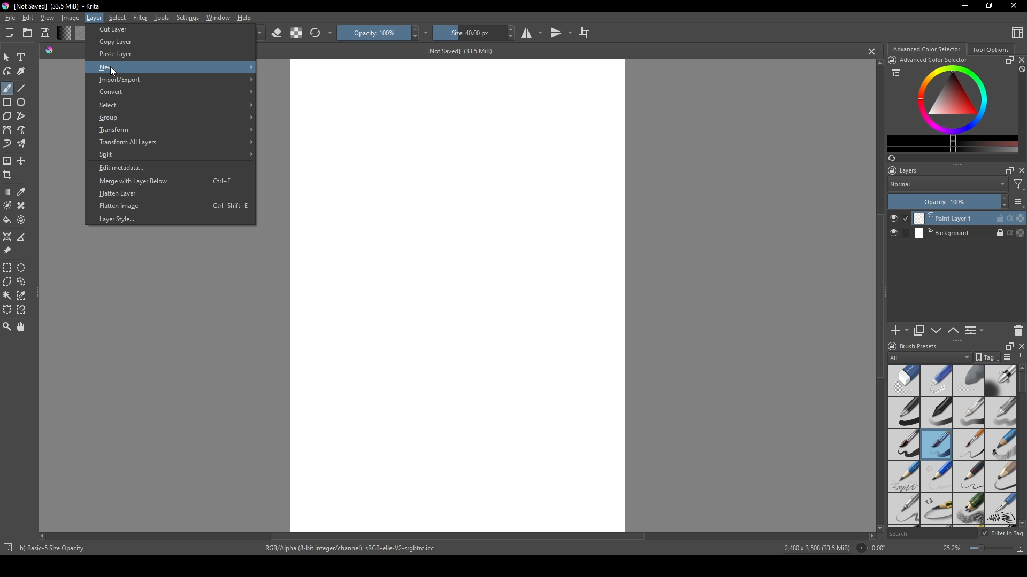 The height and width of the screenshot is (577, 1027). Describe the element at coordinates (70, 18) in the screenshot. I see `Image` at that location.